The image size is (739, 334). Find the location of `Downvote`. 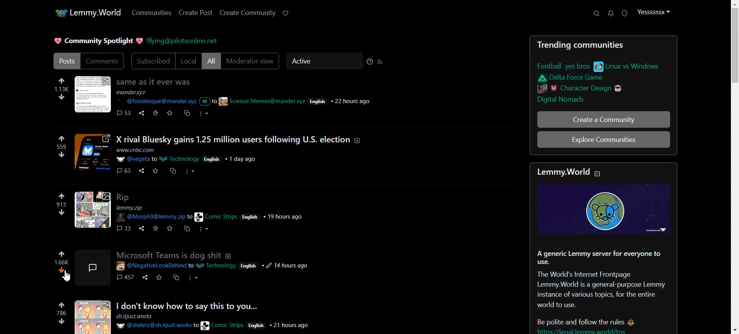

Downvote is located at coordinates (62, 269).